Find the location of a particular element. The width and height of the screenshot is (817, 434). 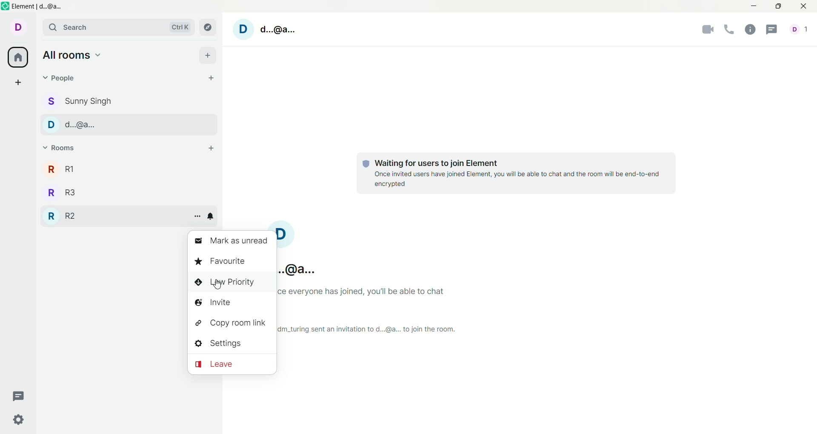

element is located at coordinates (34, 6).